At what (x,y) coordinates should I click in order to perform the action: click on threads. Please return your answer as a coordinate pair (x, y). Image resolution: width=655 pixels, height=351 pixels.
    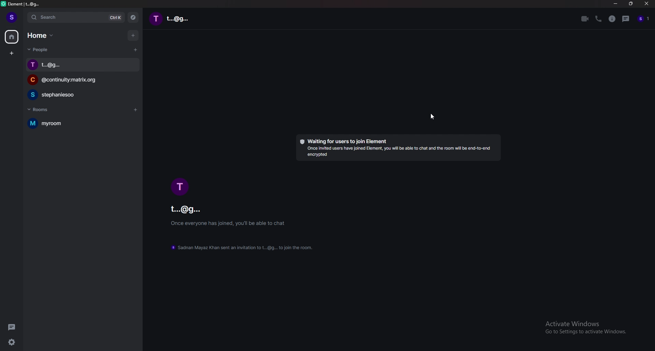
    Looking at the image, I should click on (626, 19).